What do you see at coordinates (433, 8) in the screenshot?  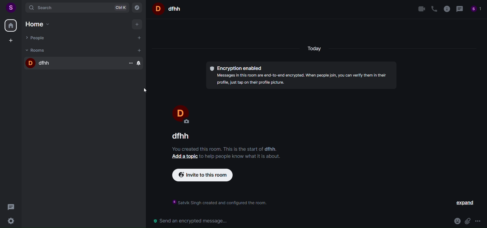 I see `call` at bounding box center [433, 8].